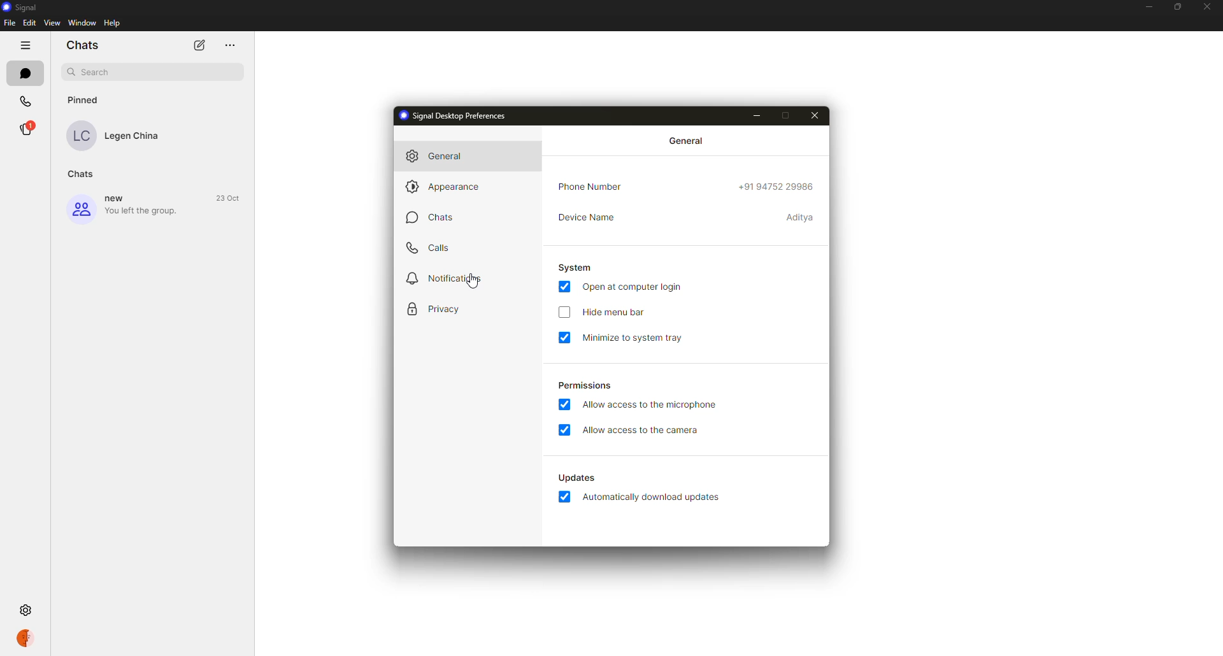 The height and width of the screenshot is (656, 1223). Describe the element at coordinates (52, 22) in the screenshot. I see `View` at that location.